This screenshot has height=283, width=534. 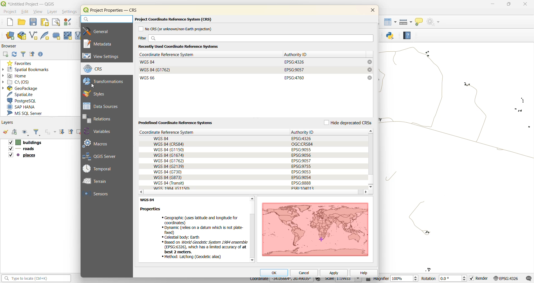 I want to click on help, so click(x=363, y=272).